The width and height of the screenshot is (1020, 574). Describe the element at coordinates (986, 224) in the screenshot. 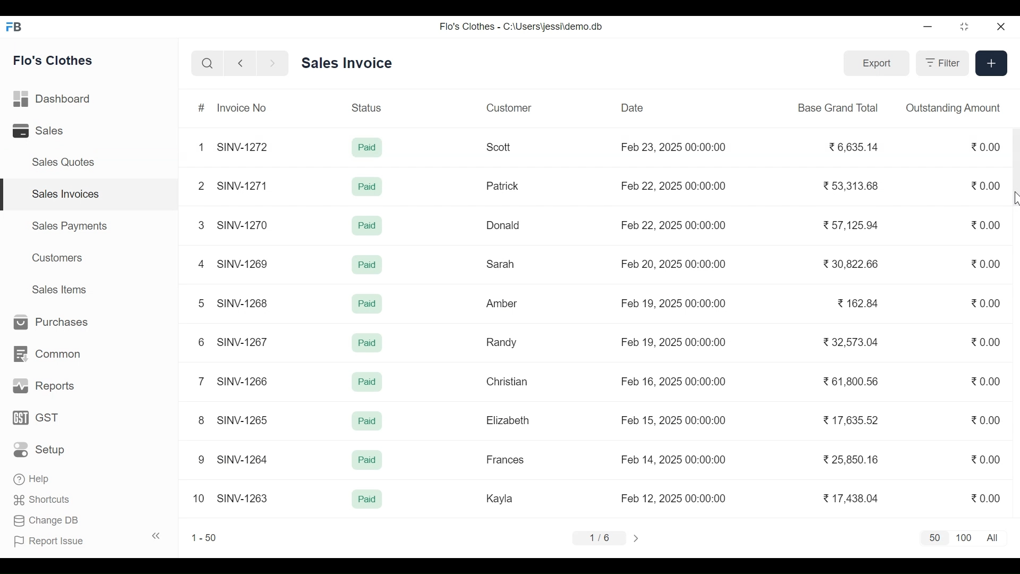

I see `0.00` at that location.